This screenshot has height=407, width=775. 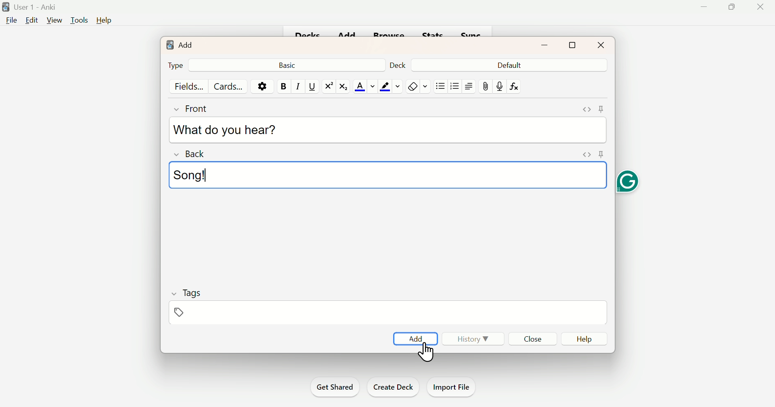 What do you see at coordinates (474, 339) in the screenshot?
I see `History` at bounding box center [474, 339].